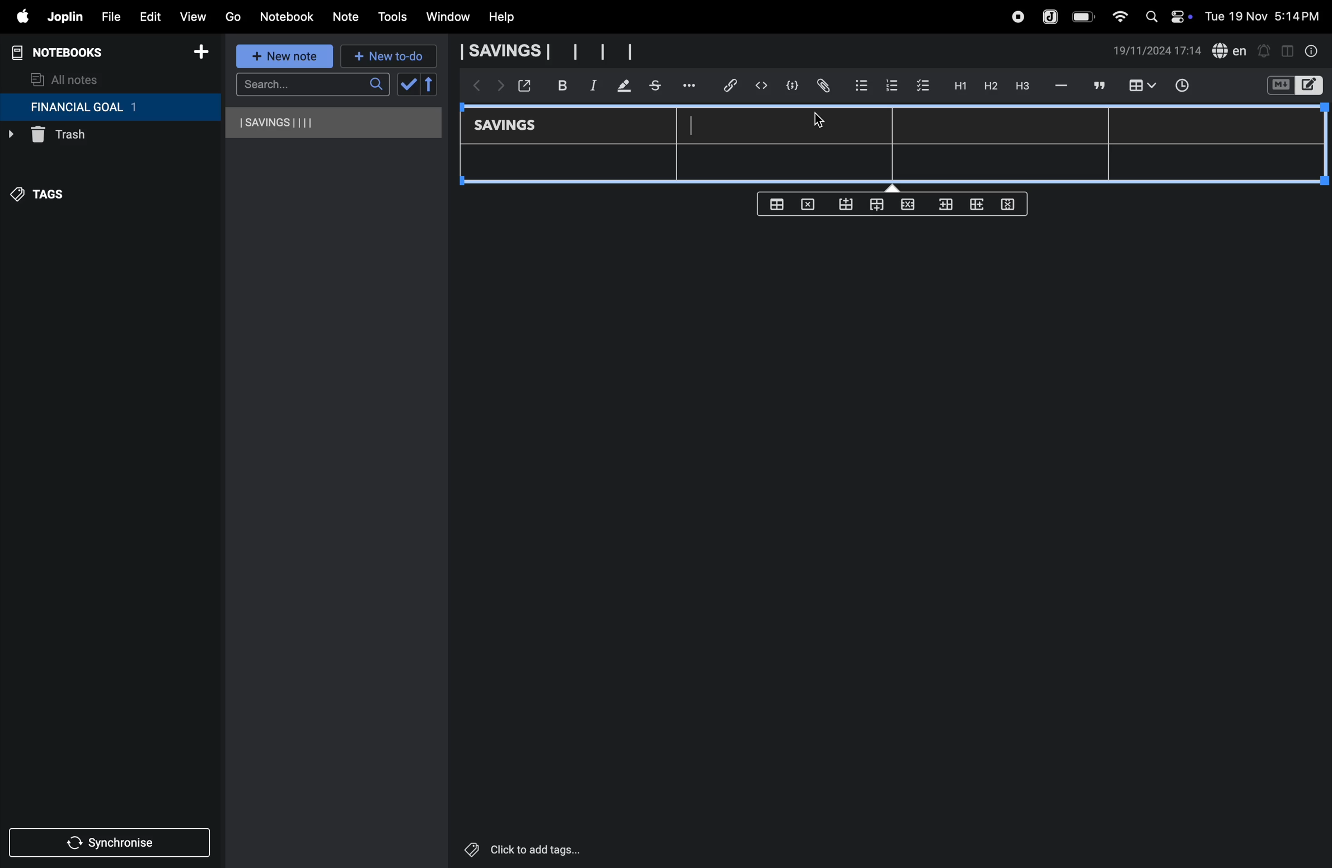  I want to click on code block, so click(788, 86).